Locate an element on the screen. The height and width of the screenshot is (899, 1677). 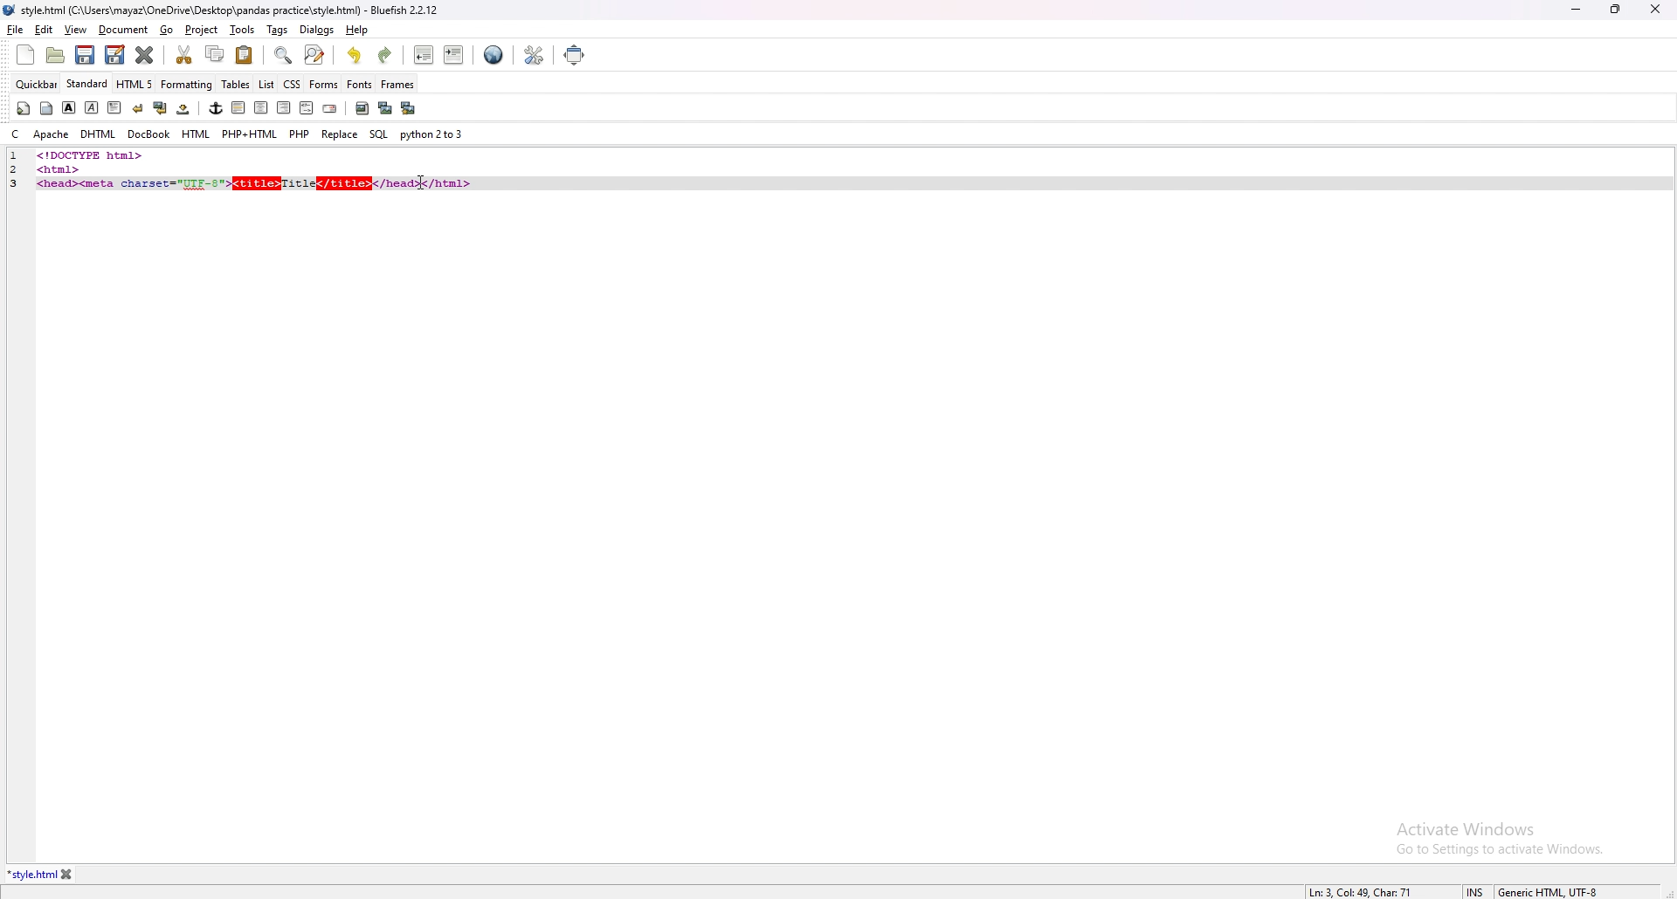
open is located at coordinates (58, 55).